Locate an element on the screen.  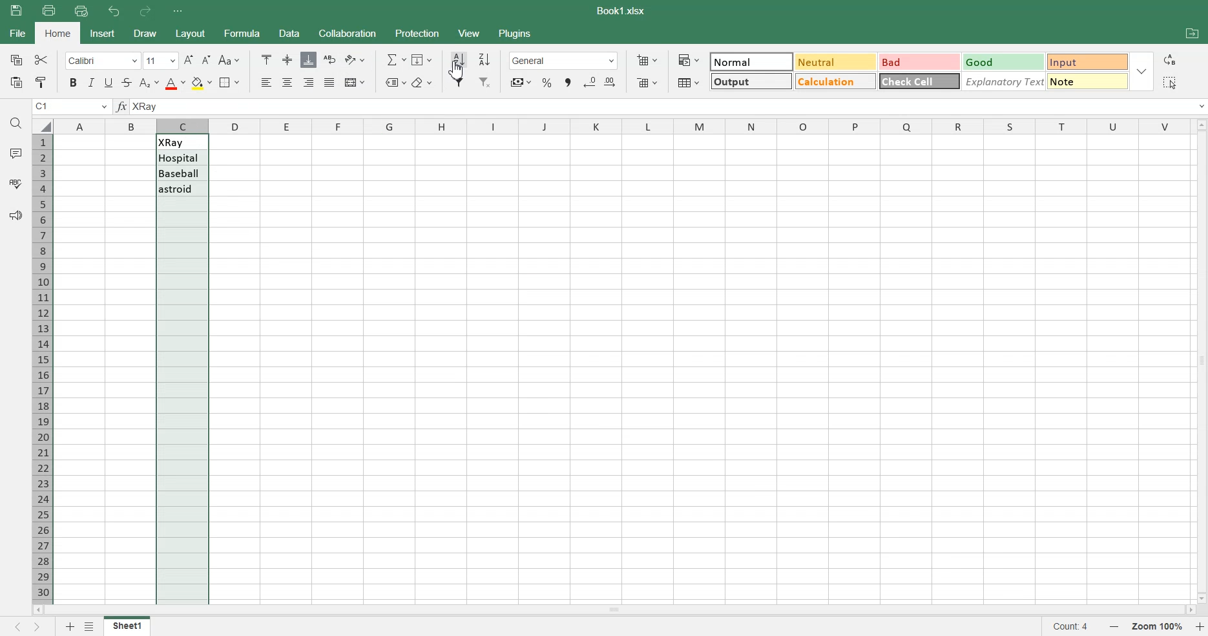
Customize Toolbar is located at coordinates (177, 11).